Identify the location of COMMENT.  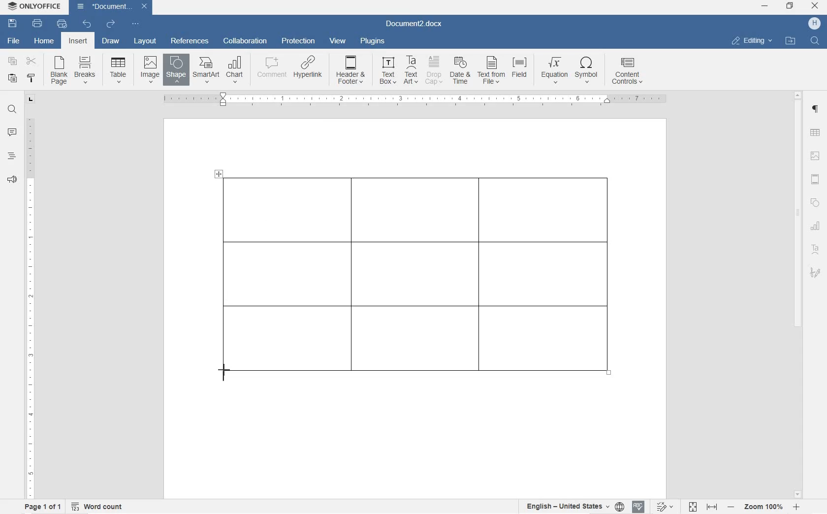
(271, 70).